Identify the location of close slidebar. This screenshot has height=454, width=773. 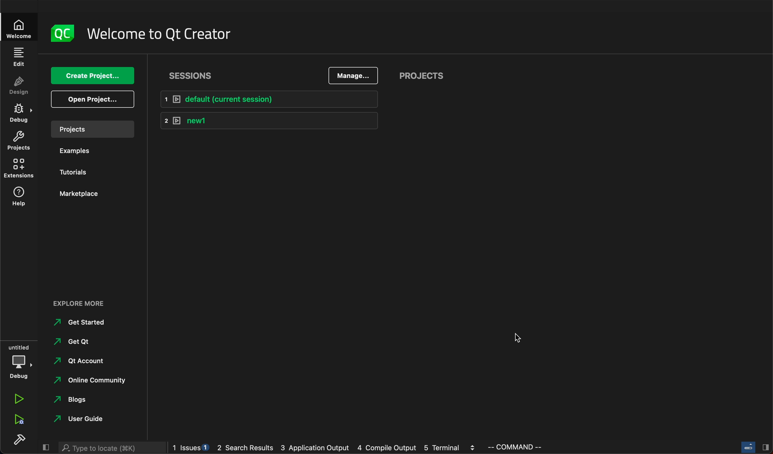
(46, 447).